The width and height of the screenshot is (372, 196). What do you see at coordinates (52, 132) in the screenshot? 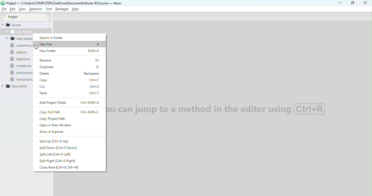
I see `Show in explorer` at bounding box center [52, 132].